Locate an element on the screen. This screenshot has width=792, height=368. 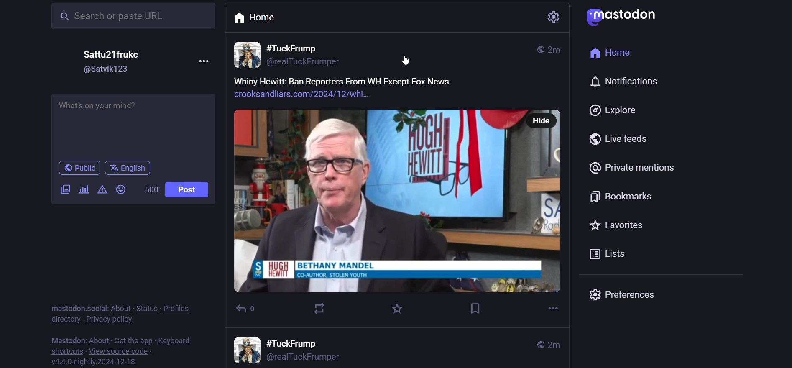
reply is located at coordinates (247, 310).